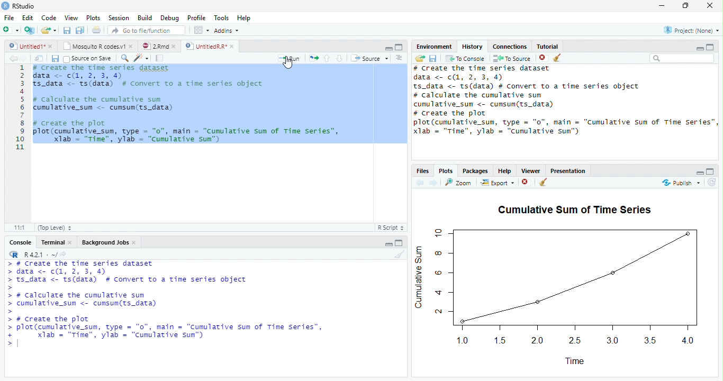  I want to click on Project (None), so click(692, 30).